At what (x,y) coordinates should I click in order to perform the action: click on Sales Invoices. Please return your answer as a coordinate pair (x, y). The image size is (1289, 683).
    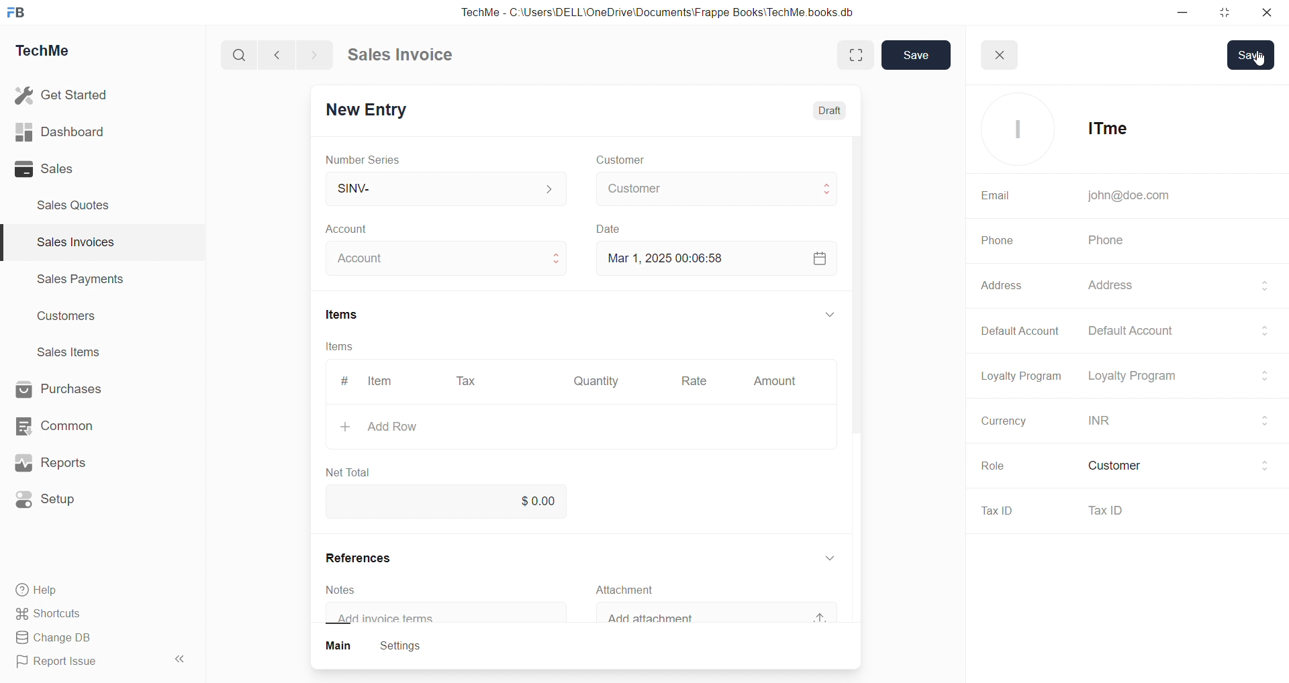
    Looking at the image, I should click on (70, 244).